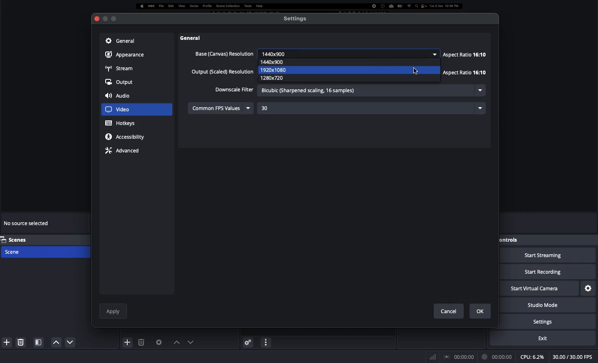 The height and width of the screenshot is (363, 598). I want to click on Button, so click(105, 19).